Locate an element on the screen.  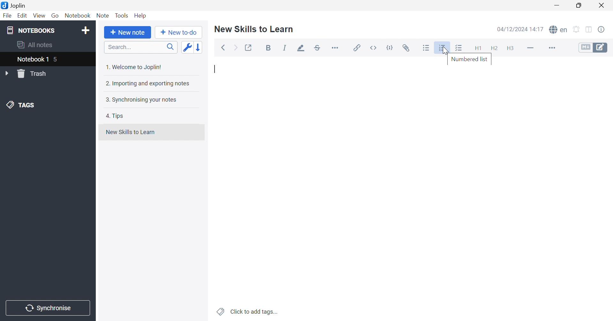
New to-do is located at coordinates (178, 32).